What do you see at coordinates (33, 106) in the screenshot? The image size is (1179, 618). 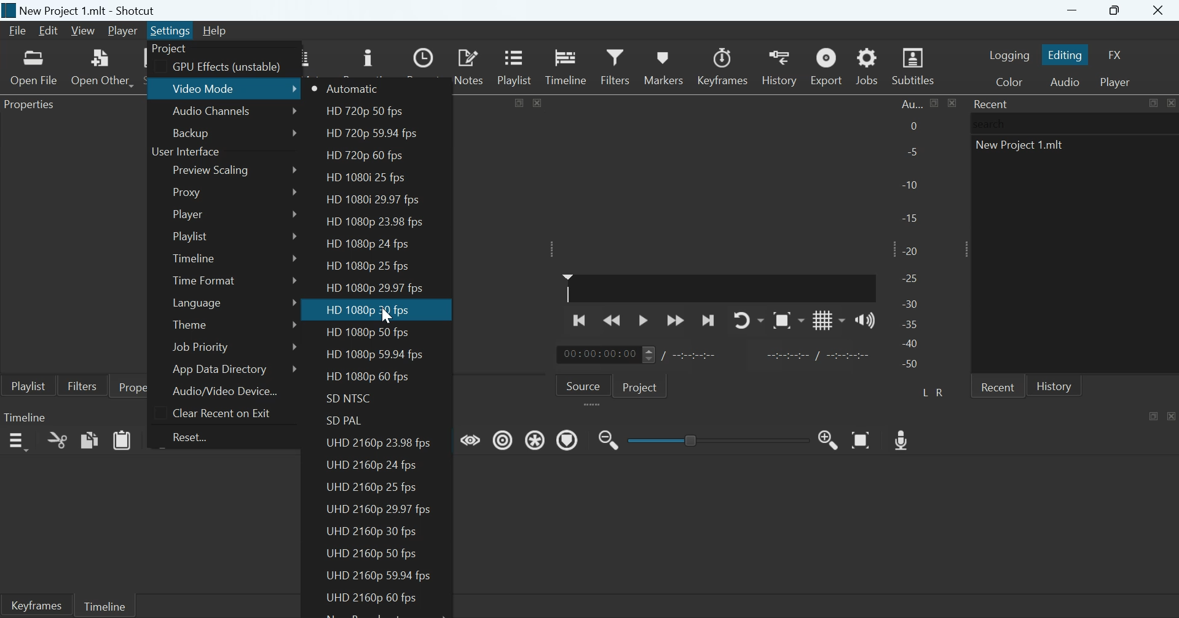 I see `Properties` at bounding box center [33, 106].